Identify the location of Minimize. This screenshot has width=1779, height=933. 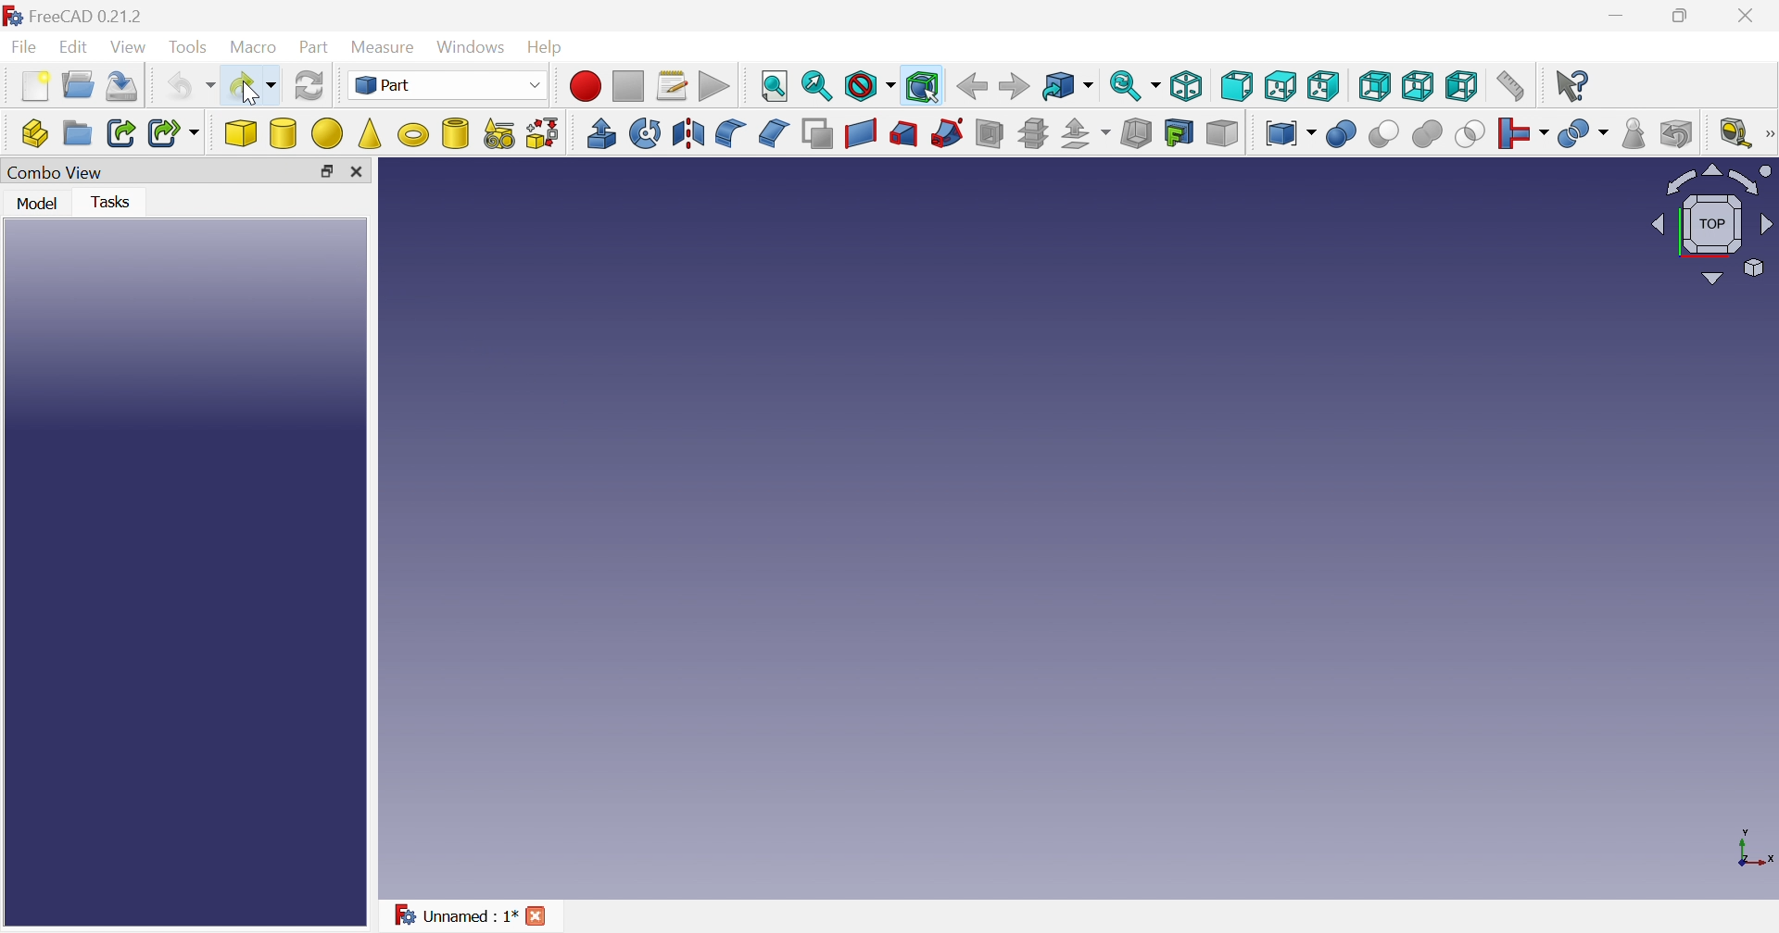
(1617, 18).